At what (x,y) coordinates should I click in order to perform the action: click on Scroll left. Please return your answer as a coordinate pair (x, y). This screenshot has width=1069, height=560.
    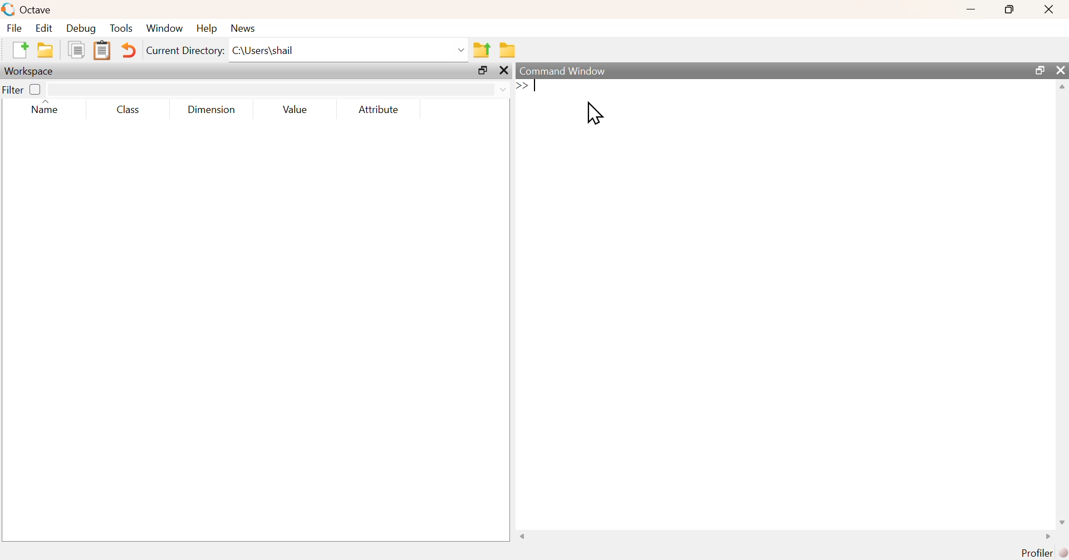
    Looking at the image, I should click on (526, 537).